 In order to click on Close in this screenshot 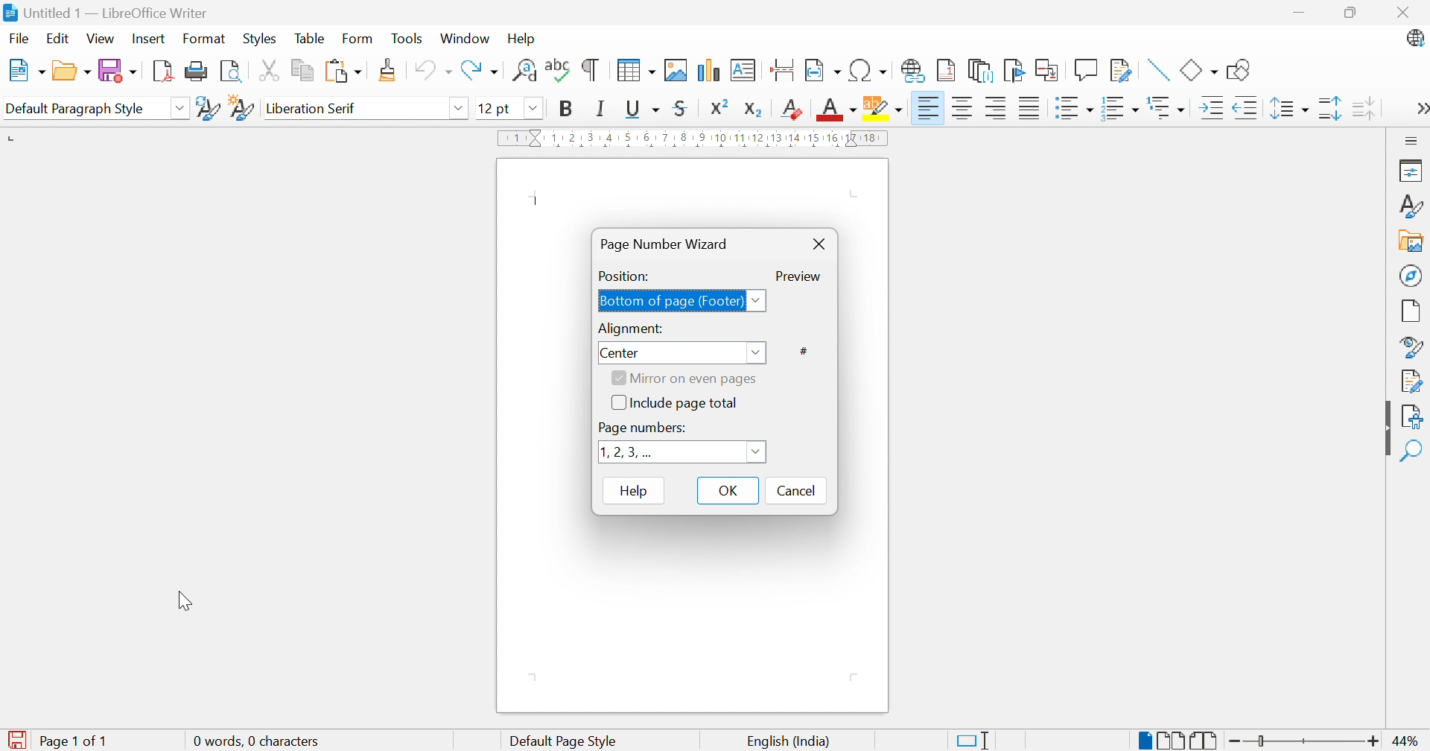, I will do `click(1403, 13)`.